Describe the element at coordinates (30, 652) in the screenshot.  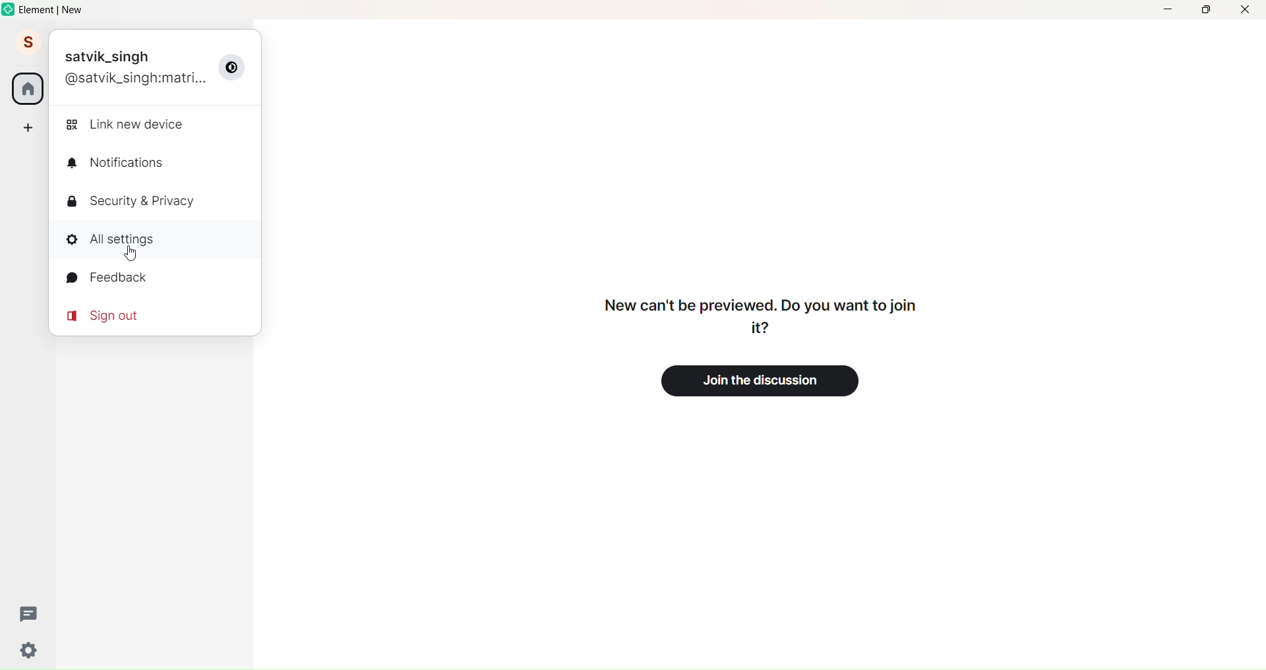
I see `Quick Setting` at that location.